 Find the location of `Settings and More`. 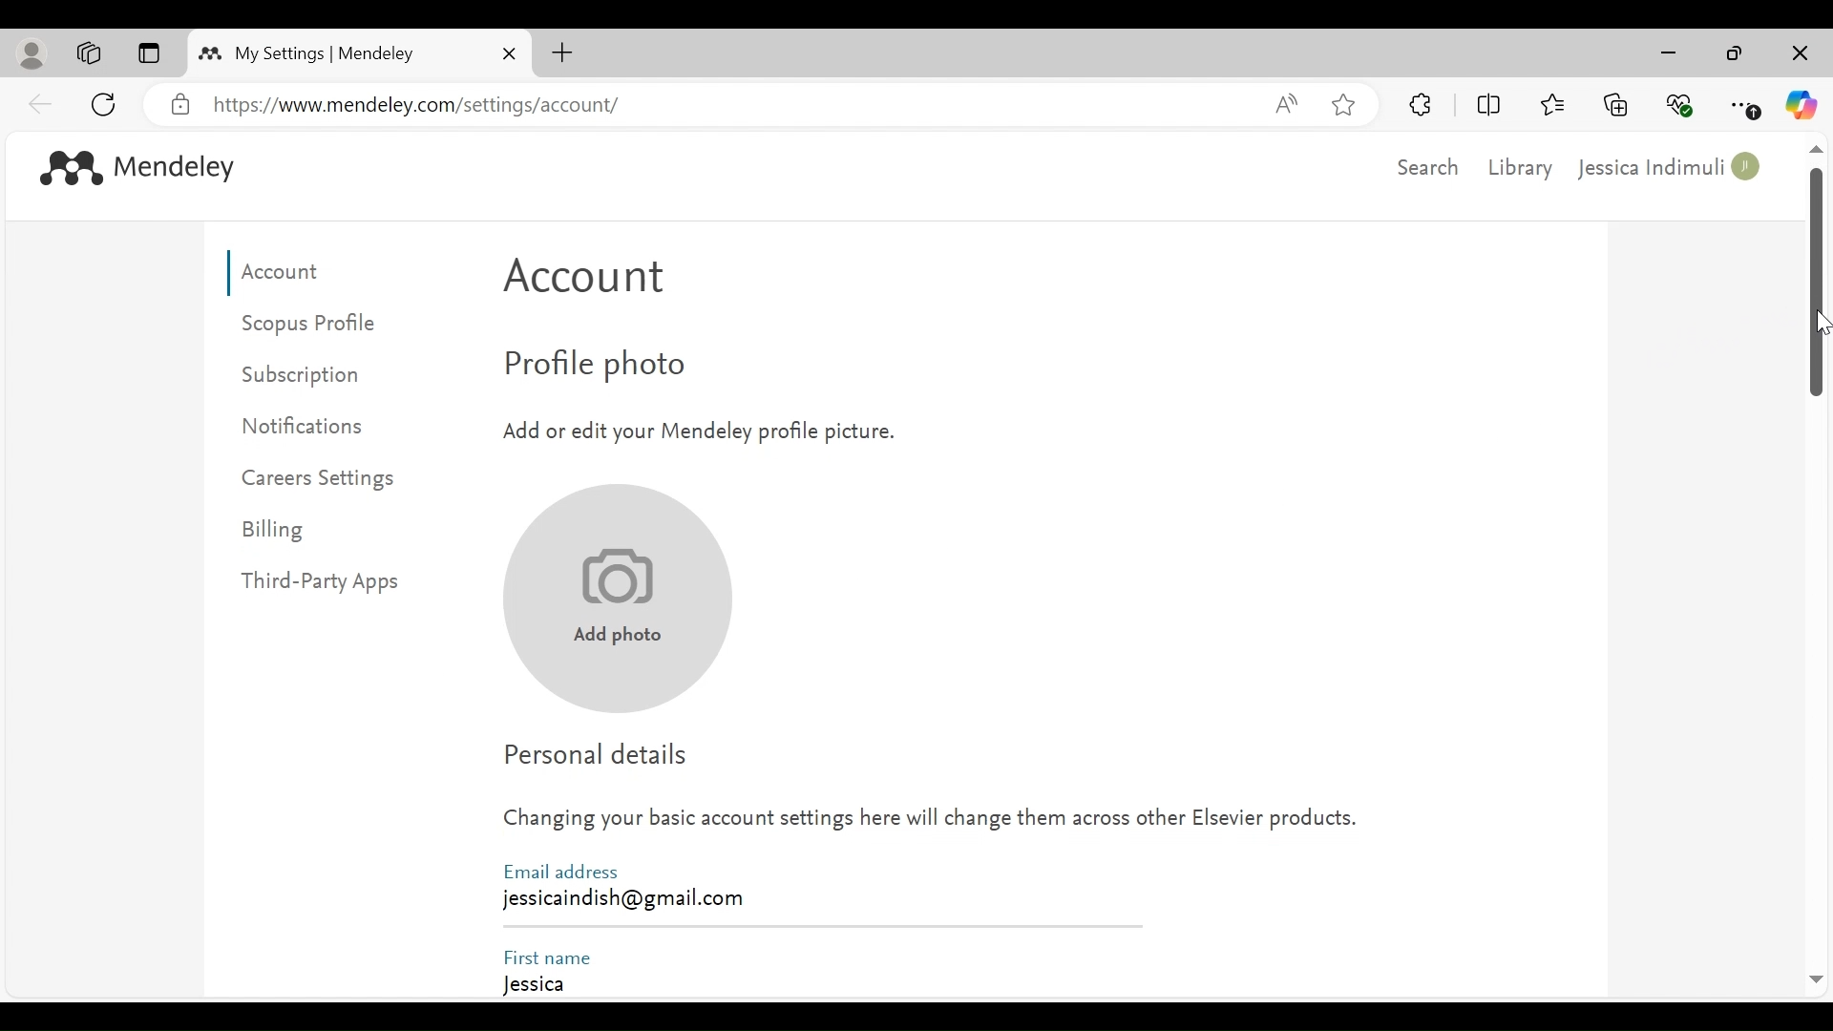

Settings and More is located at coordinates (1746, 106).